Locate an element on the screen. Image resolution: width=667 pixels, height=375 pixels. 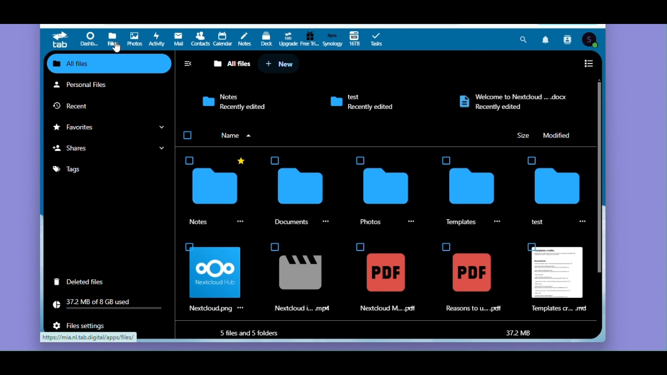
Shares is located at coordinates (106, 148).